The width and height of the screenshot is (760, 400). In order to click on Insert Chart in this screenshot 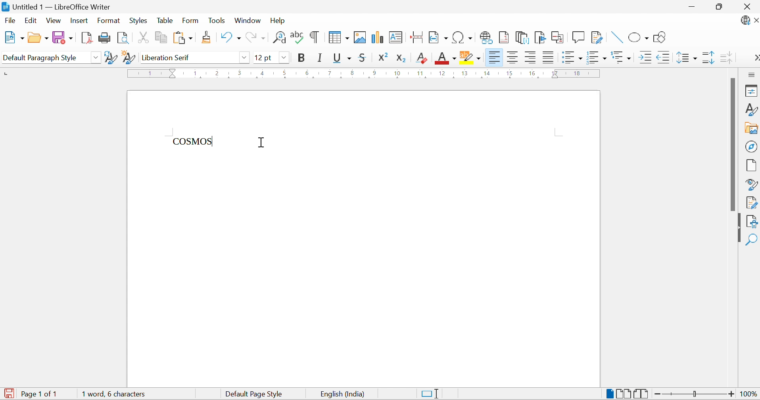, I will do `click(377, 37)`.